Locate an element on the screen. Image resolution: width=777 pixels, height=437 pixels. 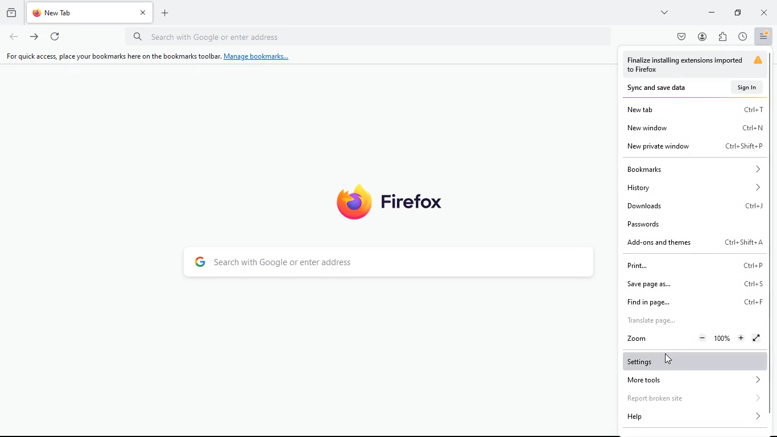
history is located at coordinates (742, 37).